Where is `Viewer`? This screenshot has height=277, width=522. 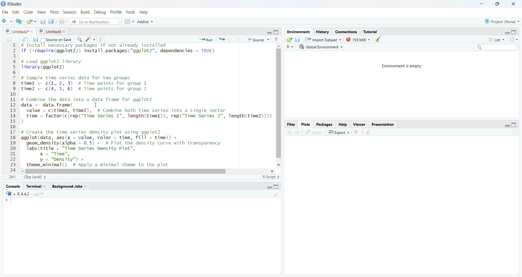
Viewer is located at coordinates (360, 124).